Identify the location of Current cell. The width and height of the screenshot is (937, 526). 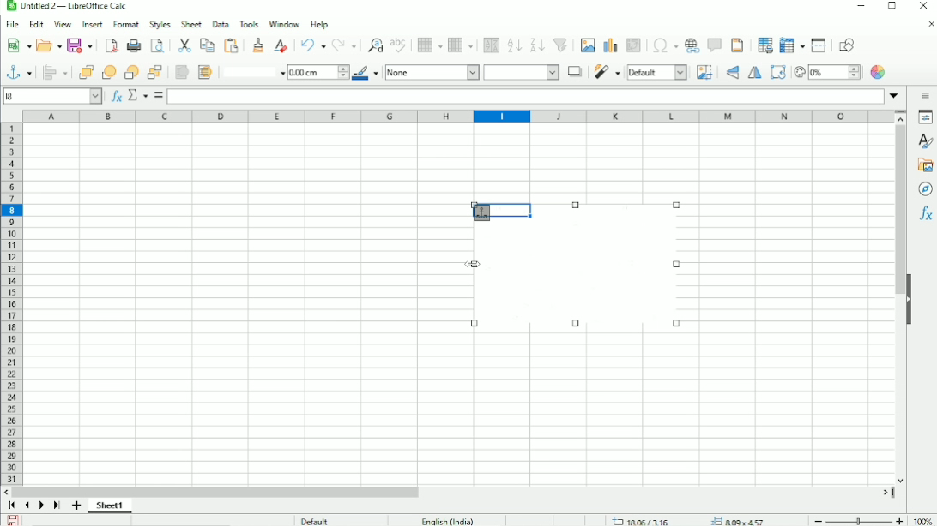
(53, 95).